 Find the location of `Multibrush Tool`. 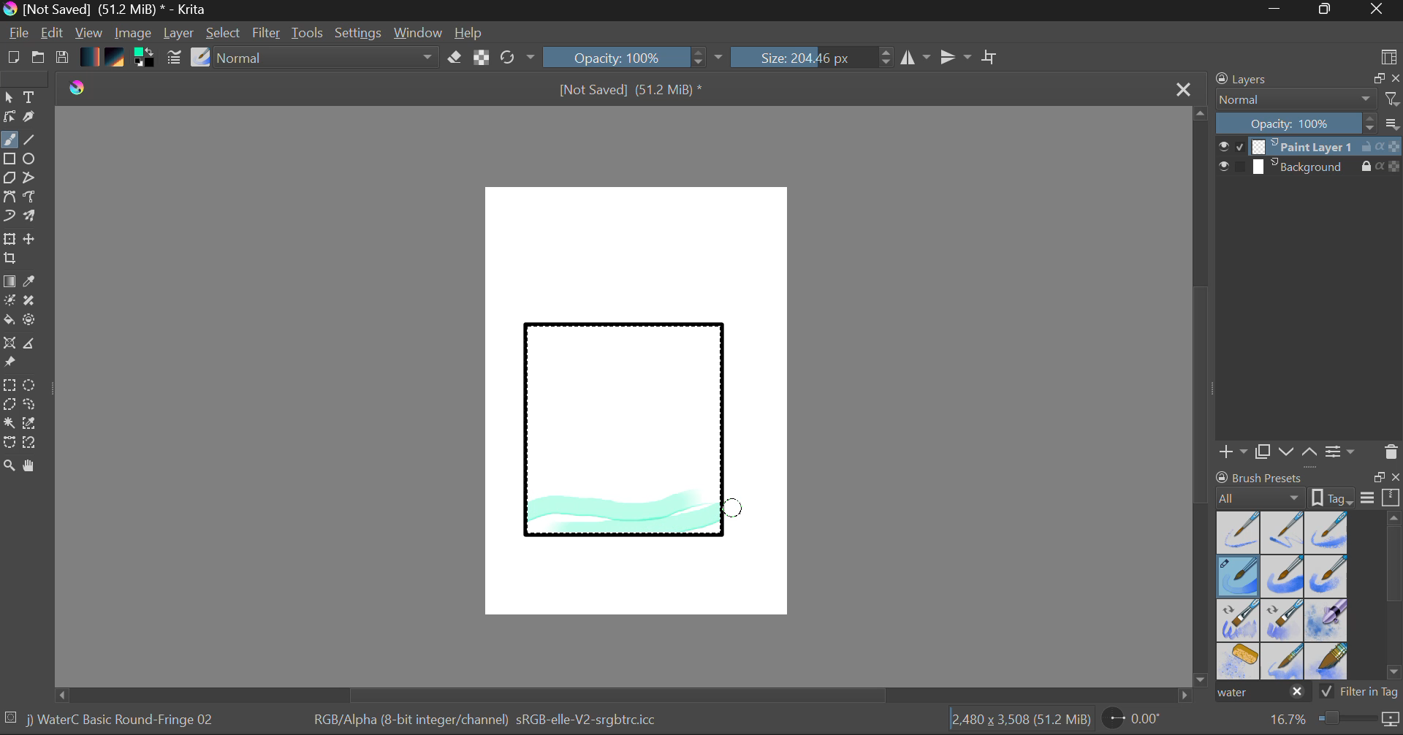

Multibrush Tool is located at coordinates (31, 218).